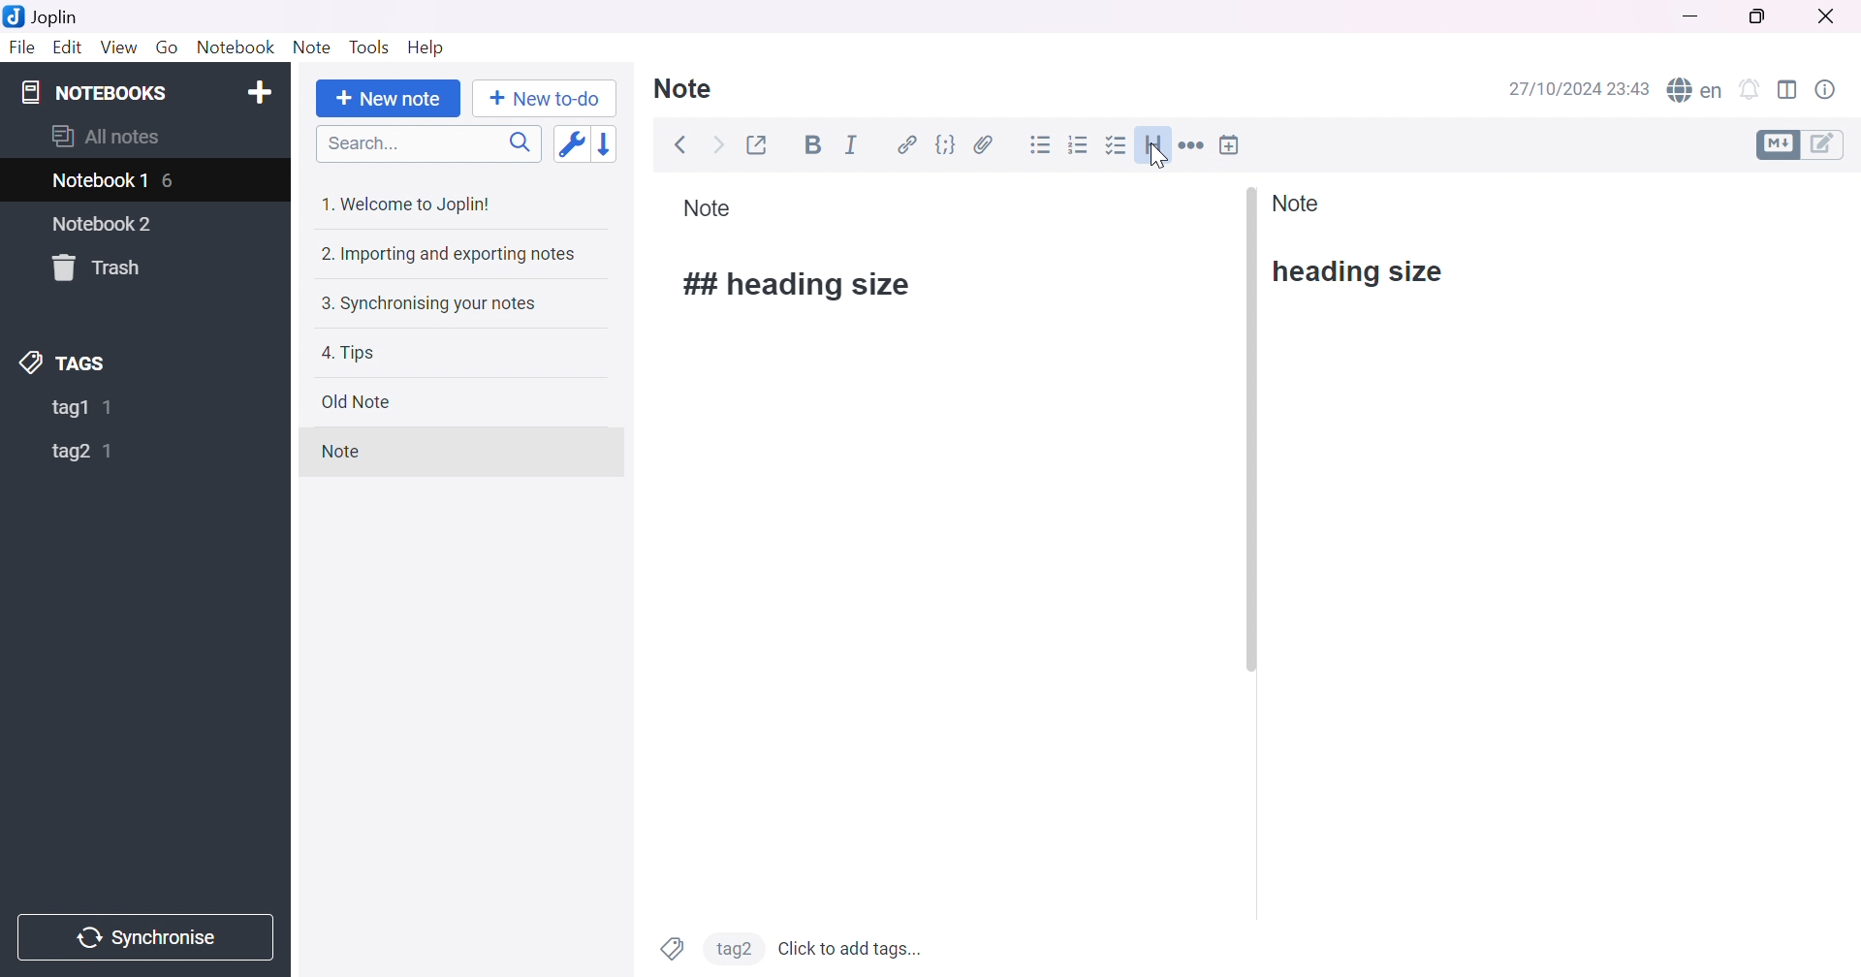 This screenshot has width=1861, height=977. Describe the element at coordinates (671, 949) in the screenshot. I see `Tags` at that location.